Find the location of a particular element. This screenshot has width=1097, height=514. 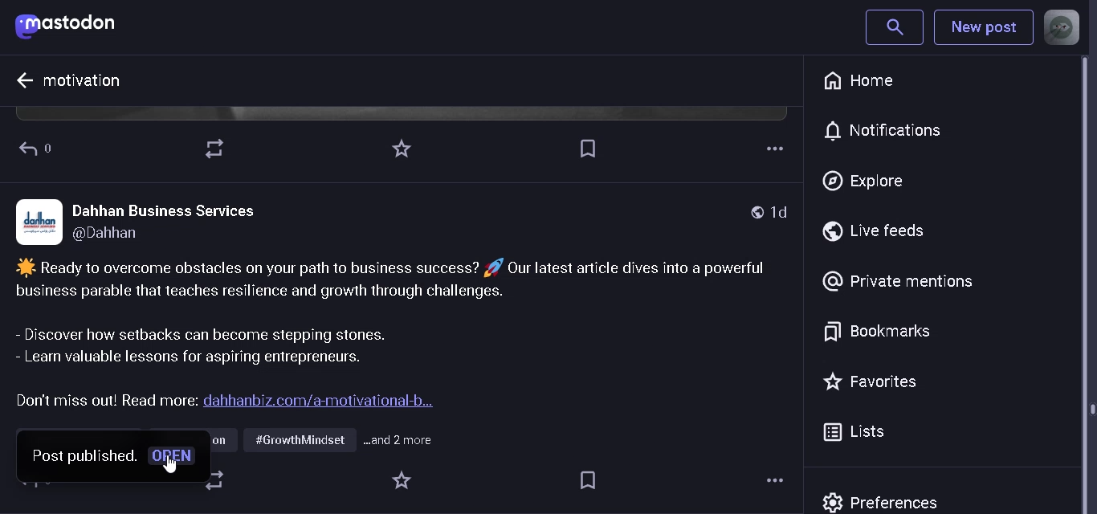

motivation is located at coordinates (84, 80).